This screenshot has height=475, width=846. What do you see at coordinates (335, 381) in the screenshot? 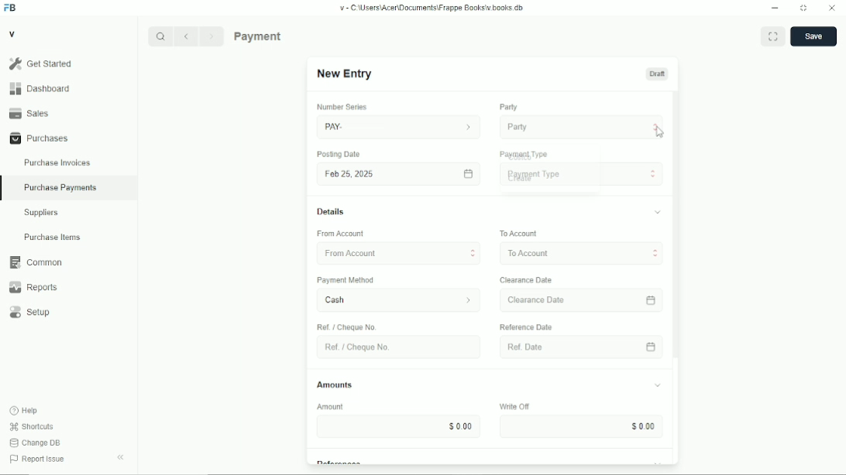
I see `Amounts` at bounding box center [335, 381].